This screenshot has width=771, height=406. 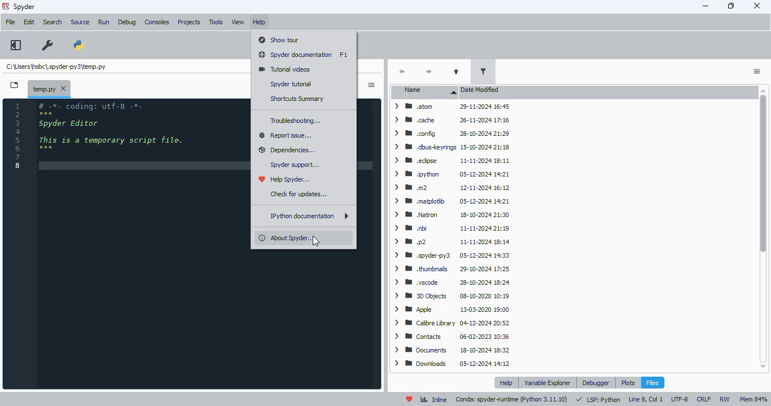 I want to click on close, so click(x=64, y=89).